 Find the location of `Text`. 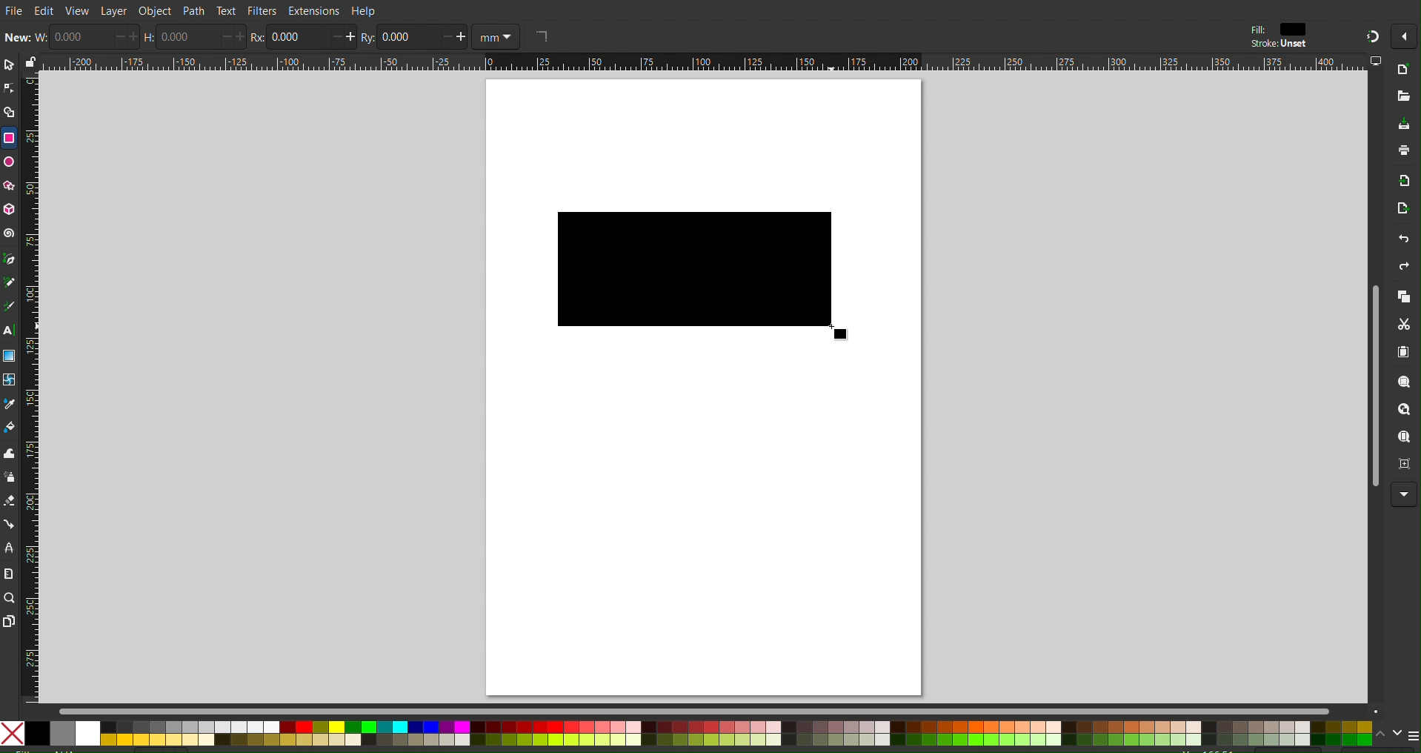

Text is located at coordinates (226, 11).